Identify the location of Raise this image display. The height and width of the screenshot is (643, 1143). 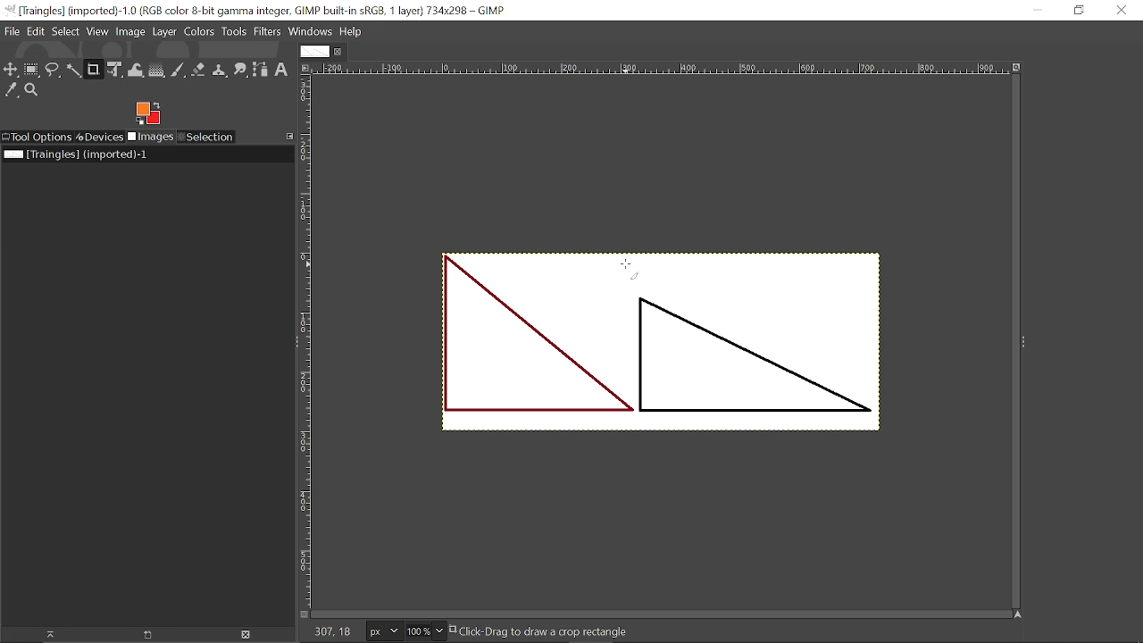
(48, 634).